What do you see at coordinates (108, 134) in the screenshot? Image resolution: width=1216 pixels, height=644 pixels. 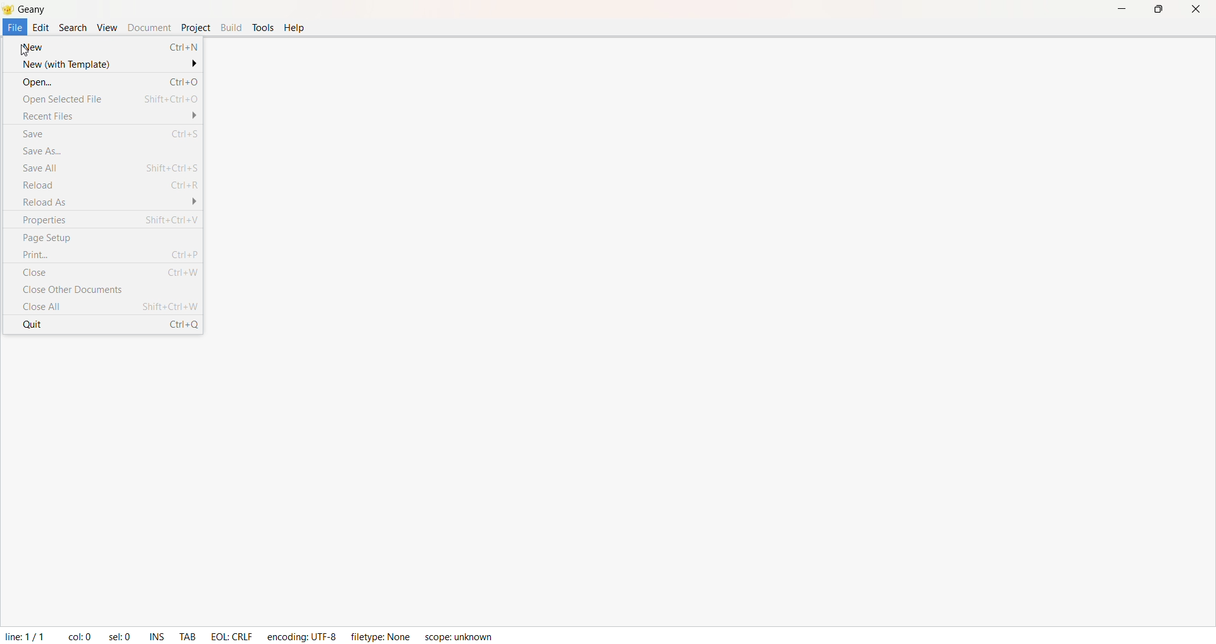 I see `Save` at bounding box center [108, 134].